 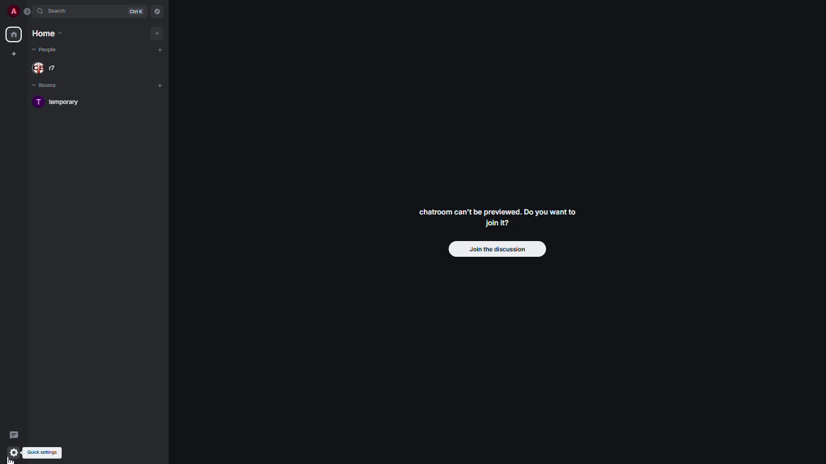 What do you see at coordinates (43, 452) in the screenshot?
I see `quick settings` at bounding box center [43, 452].